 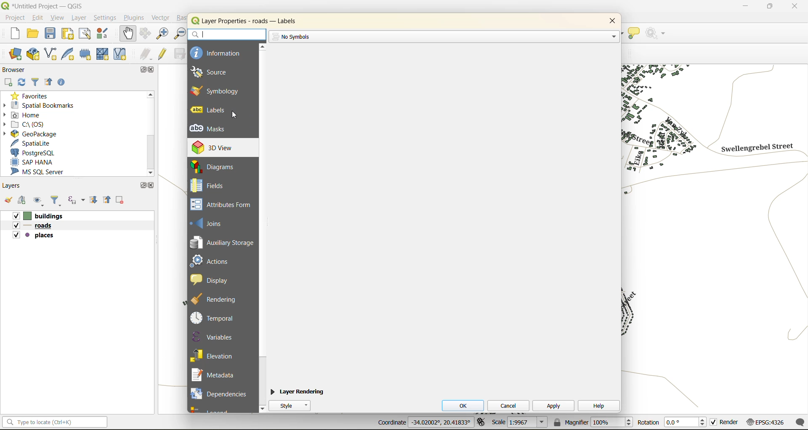 What do you see at coordinates (23, 200) in the screenshot?
I see `add` at bounding box center [23, 200].